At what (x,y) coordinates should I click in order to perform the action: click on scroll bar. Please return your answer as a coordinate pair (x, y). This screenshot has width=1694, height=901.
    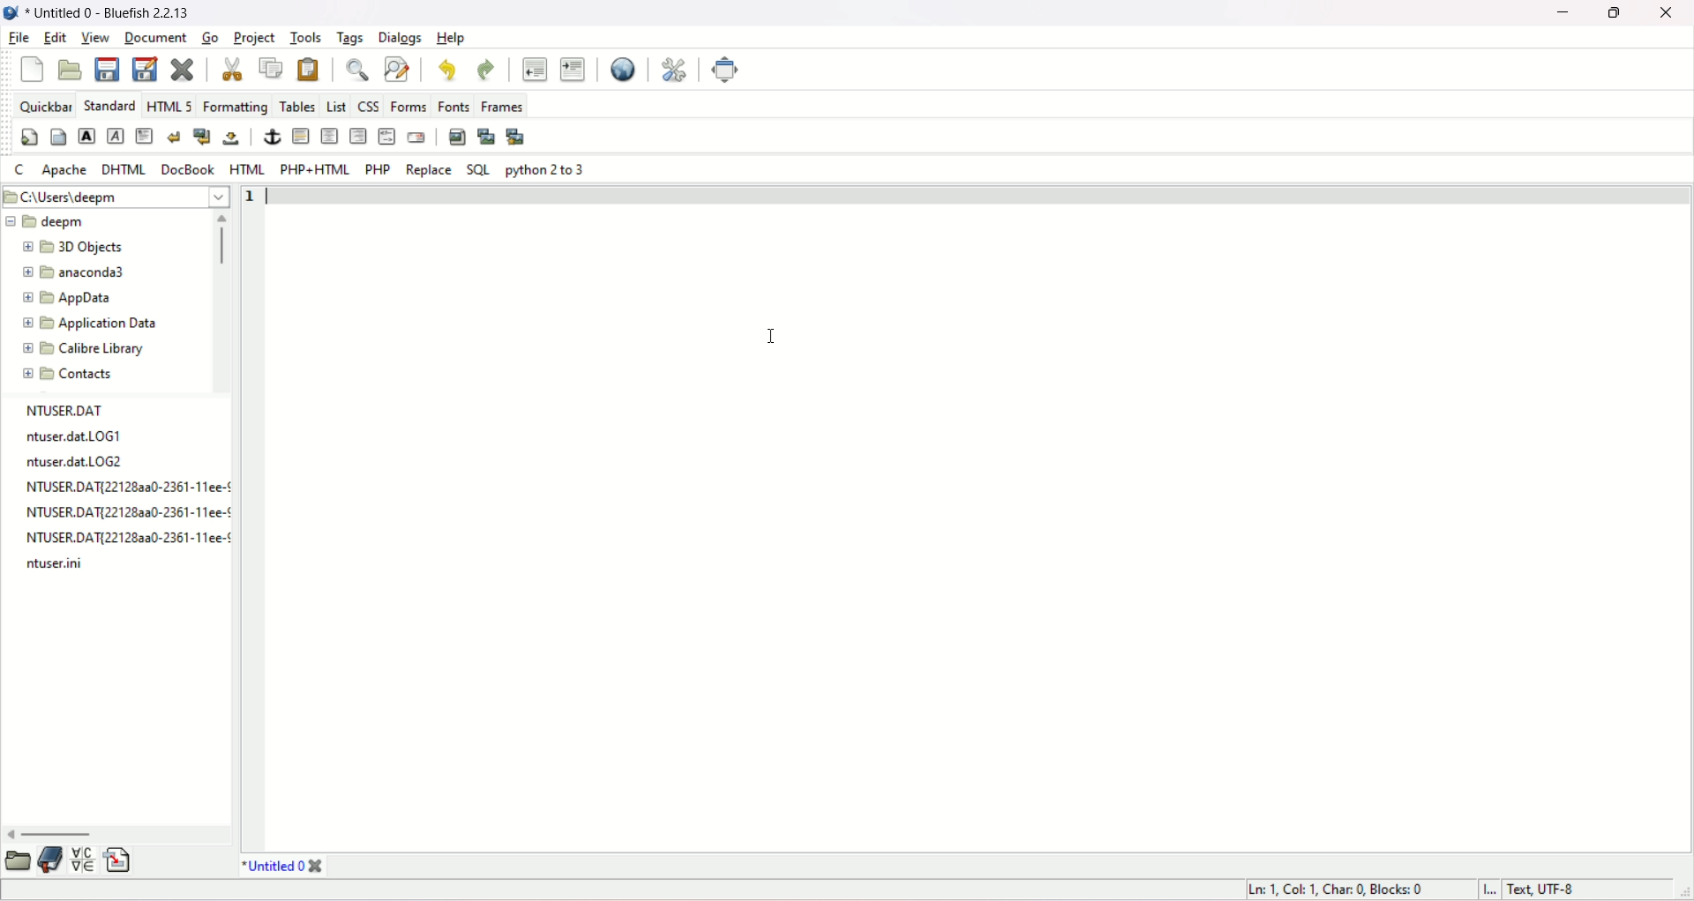
    Looking at the image, I should click on (227, 298).